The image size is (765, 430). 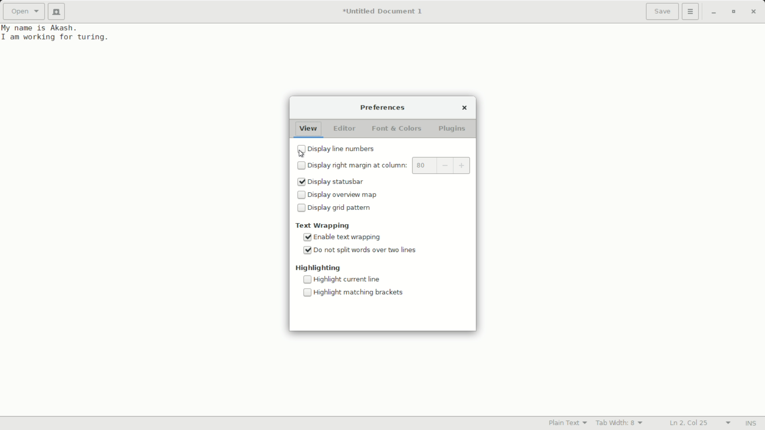 I want to click on checkbox, so click(x=301, y=149).